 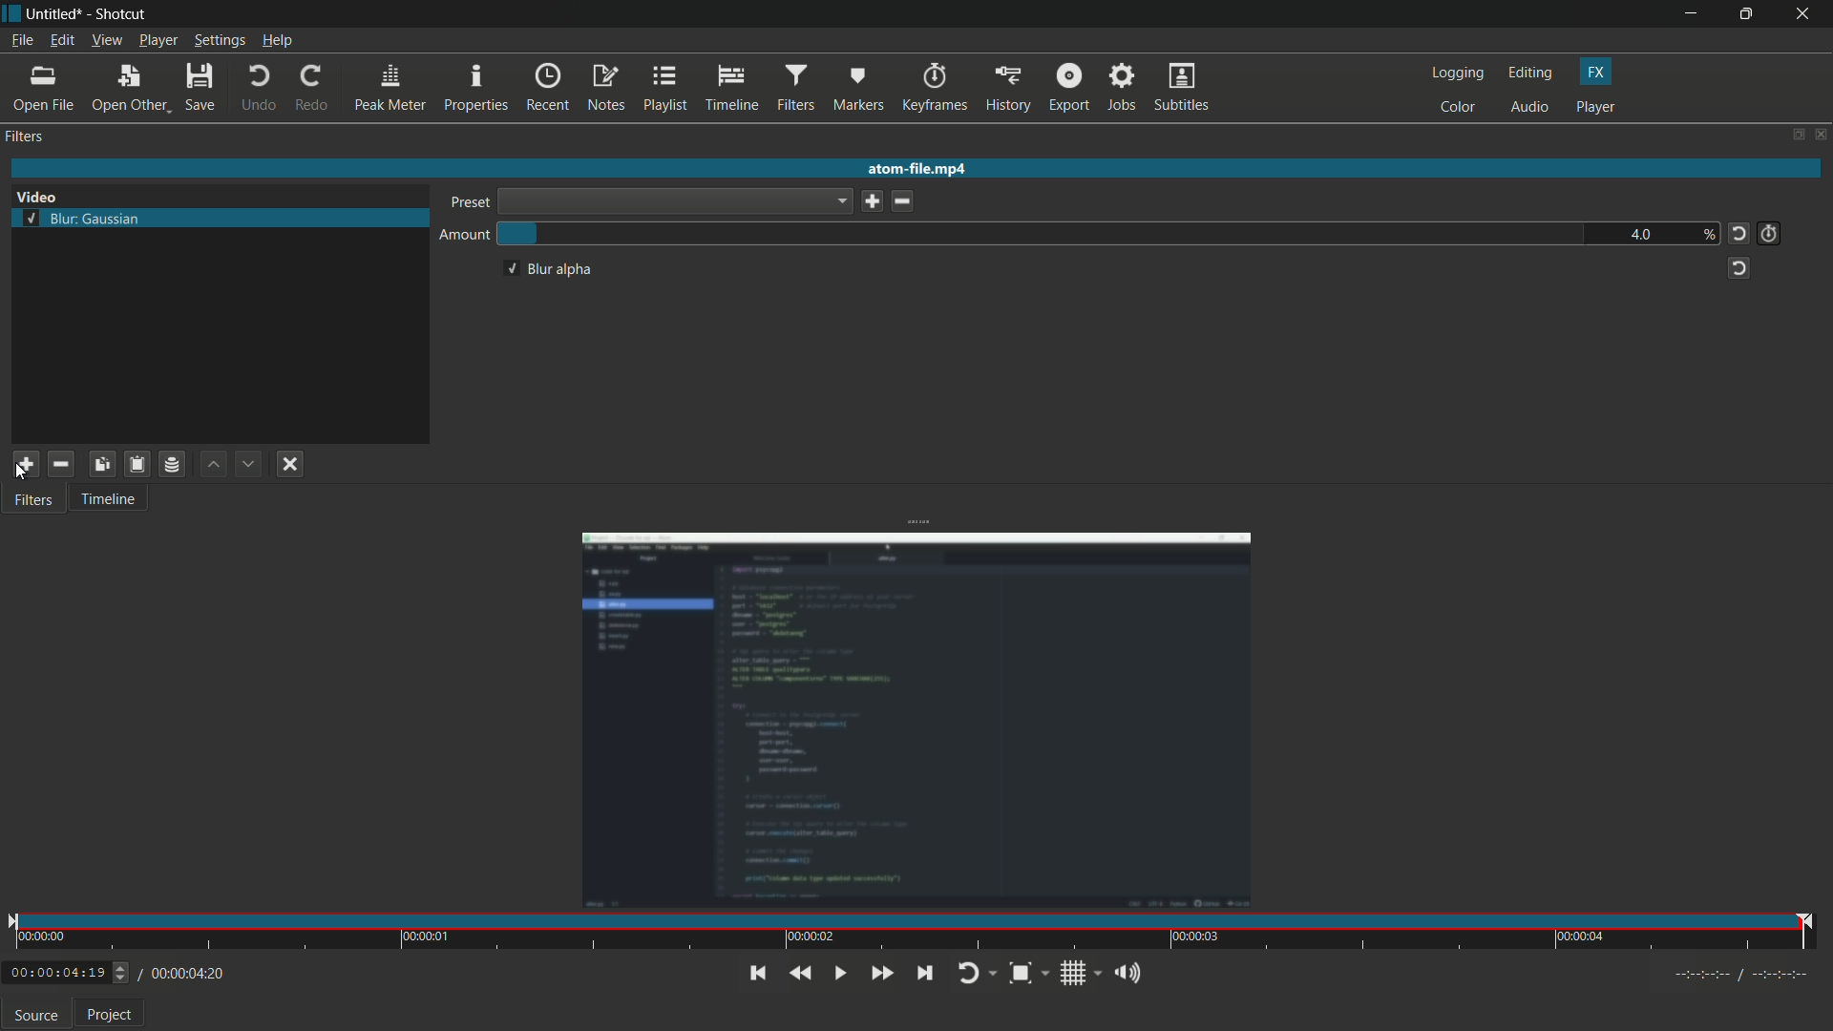 What do you see at coordinates (32, 501) in the screenshot?
I see `filters` at bounding box center [32, 501].